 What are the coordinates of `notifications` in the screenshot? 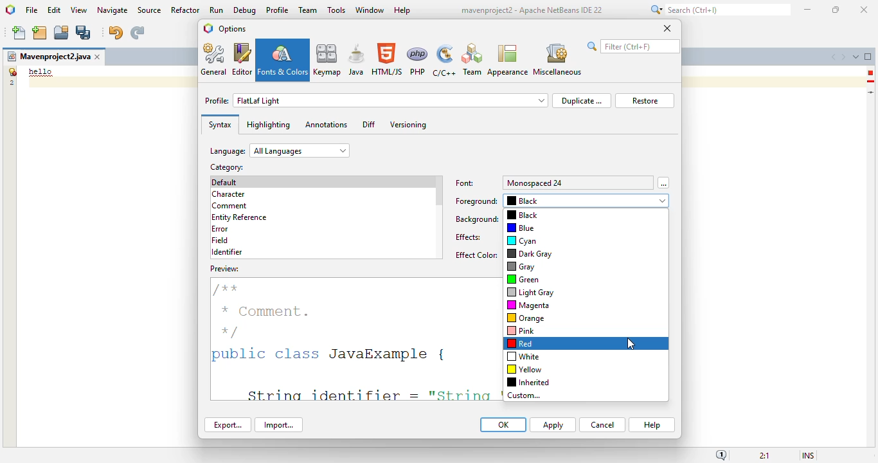 It's located at (721, 455).